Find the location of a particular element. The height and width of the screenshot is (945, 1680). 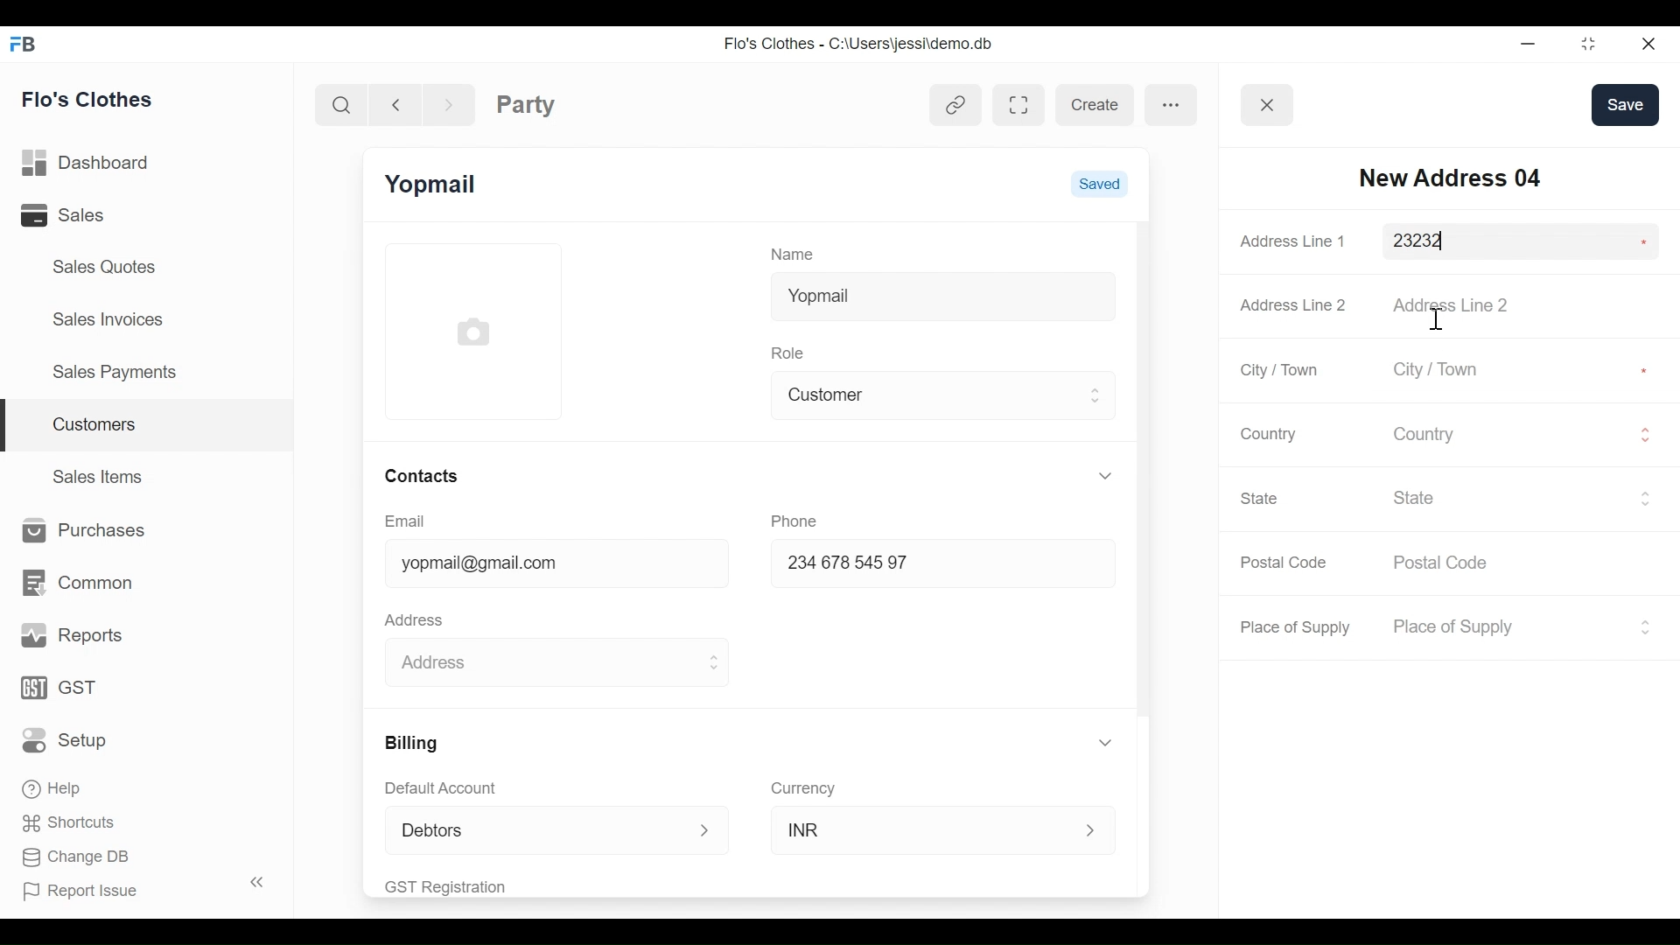

Sales Quotes is located at coordinates (106, 267).